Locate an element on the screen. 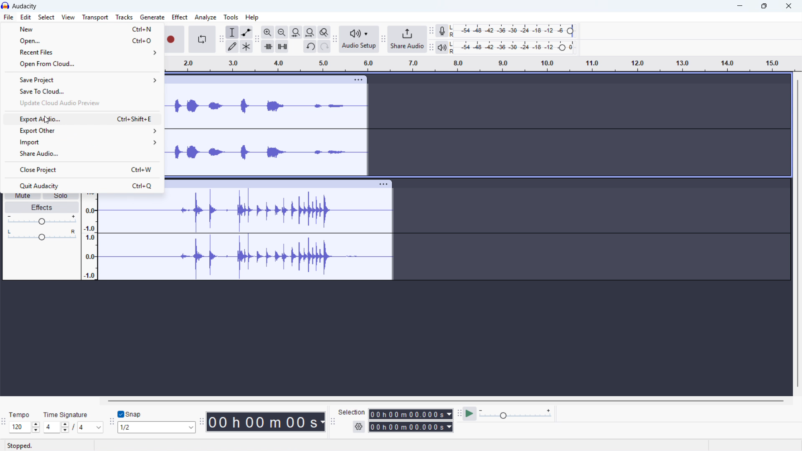 This screenshot has height=451, width=802. Effect  is located at coordinates (180, 17).